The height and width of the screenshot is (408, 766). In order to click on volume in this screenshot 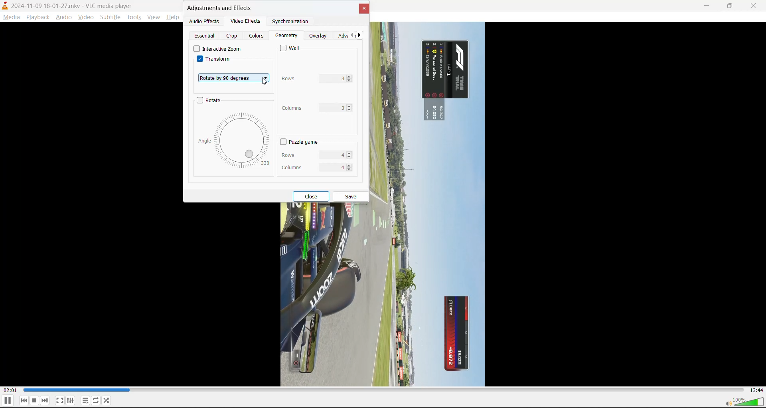, I will do `click(745, 402)`.